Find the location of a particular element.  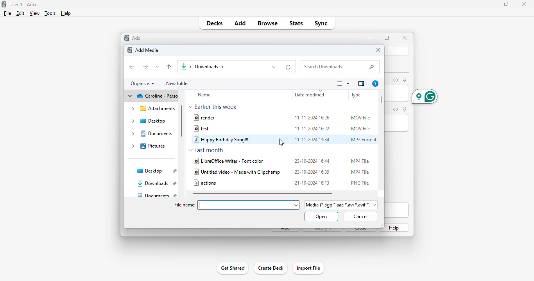

get shared is located at coordinates (232, 268).